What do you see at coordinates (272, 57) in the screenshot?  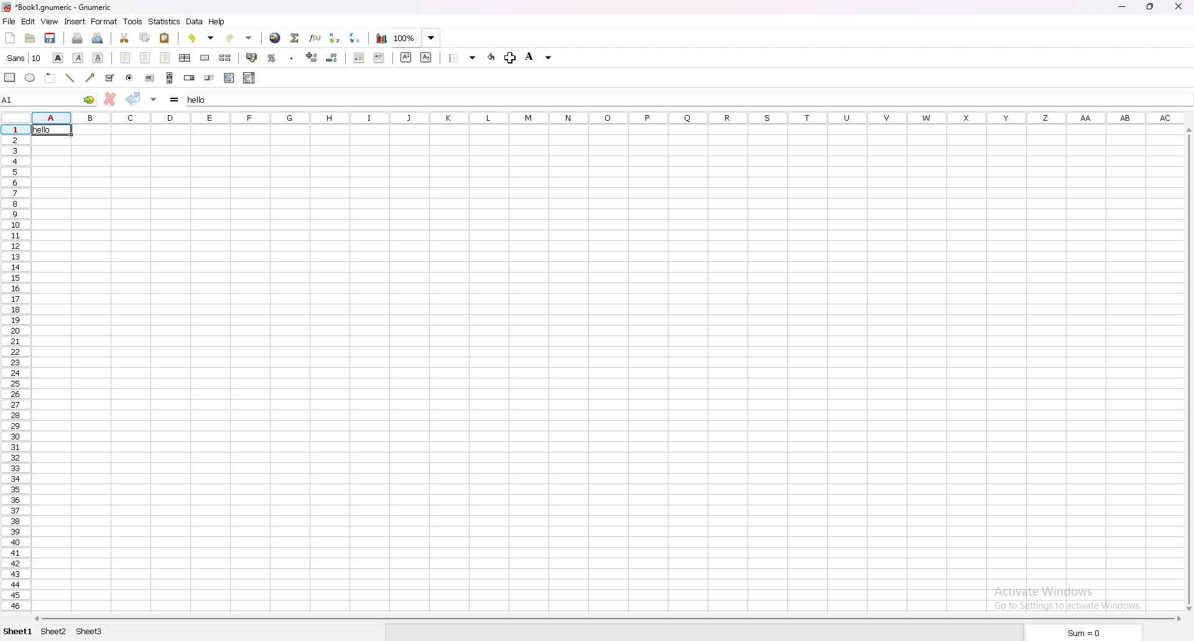 I see `percentage` at bounding box center [272, 57].